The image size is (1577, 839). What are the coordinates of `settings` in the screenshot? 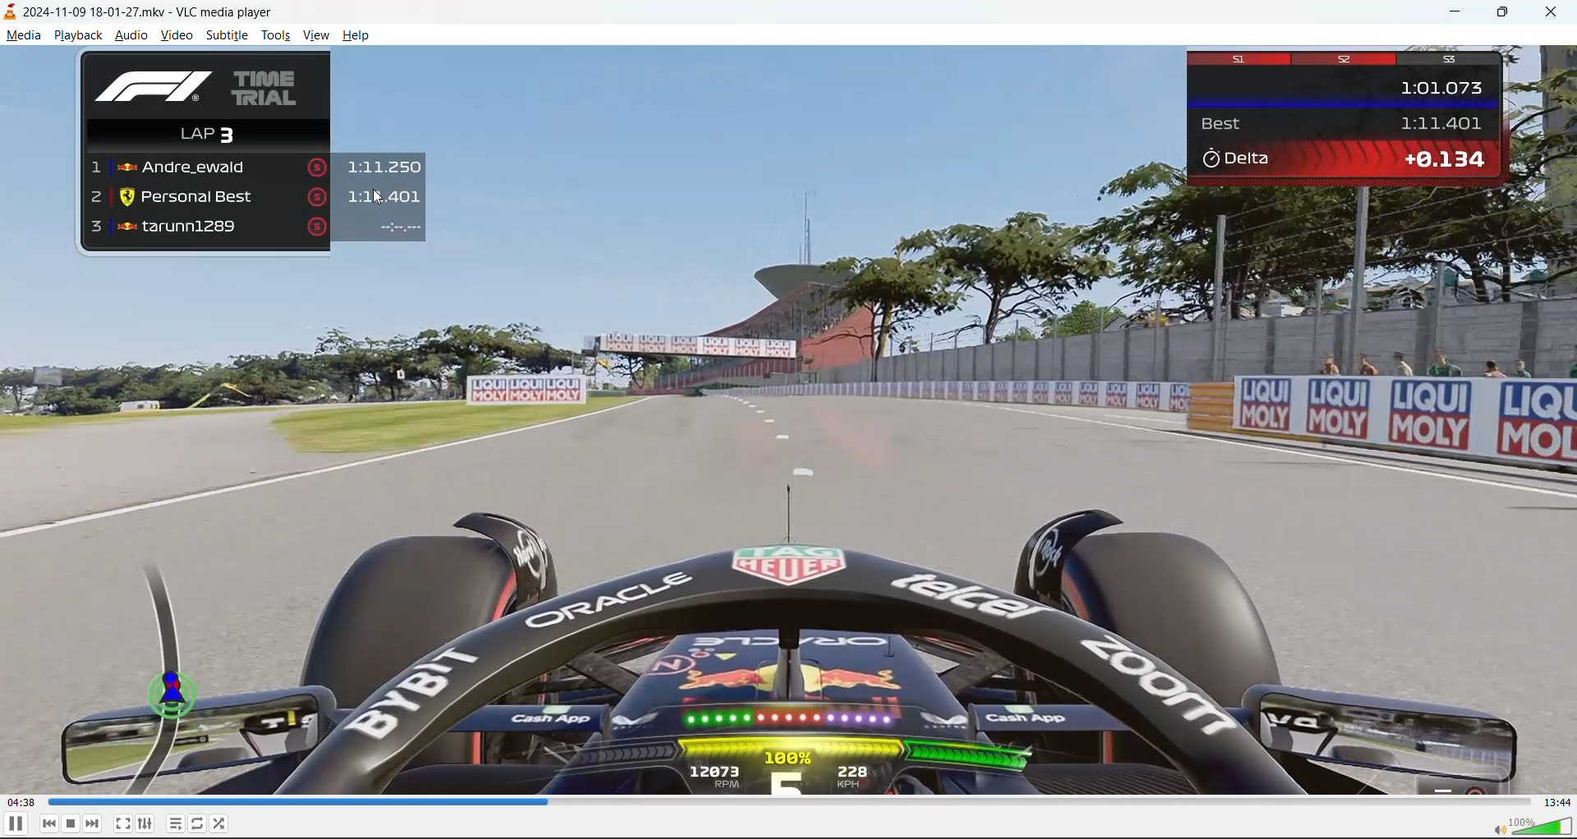 It's located at (144, 823).